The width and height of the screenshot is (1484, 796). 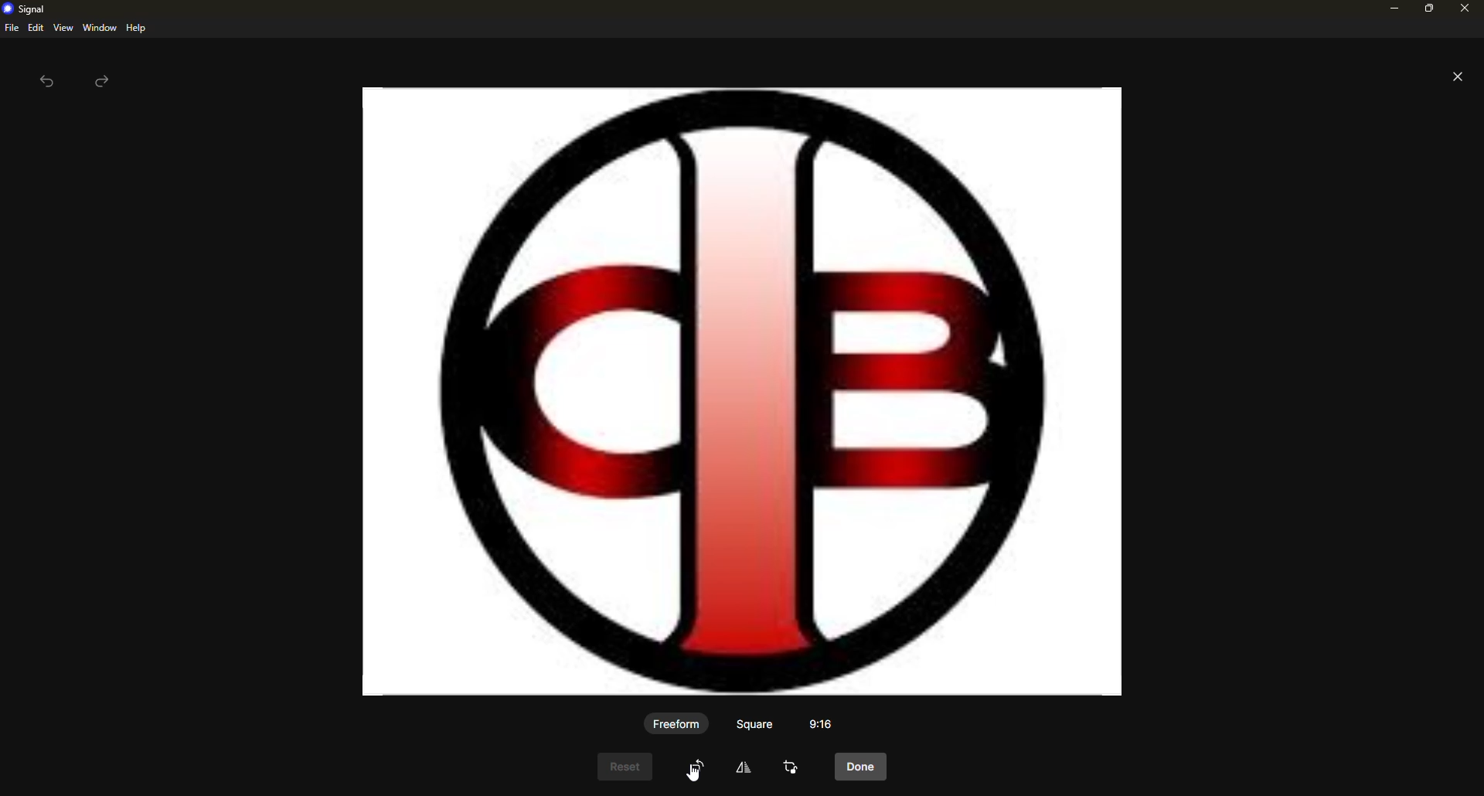 I want to click on square, so click(x=756, y=723).